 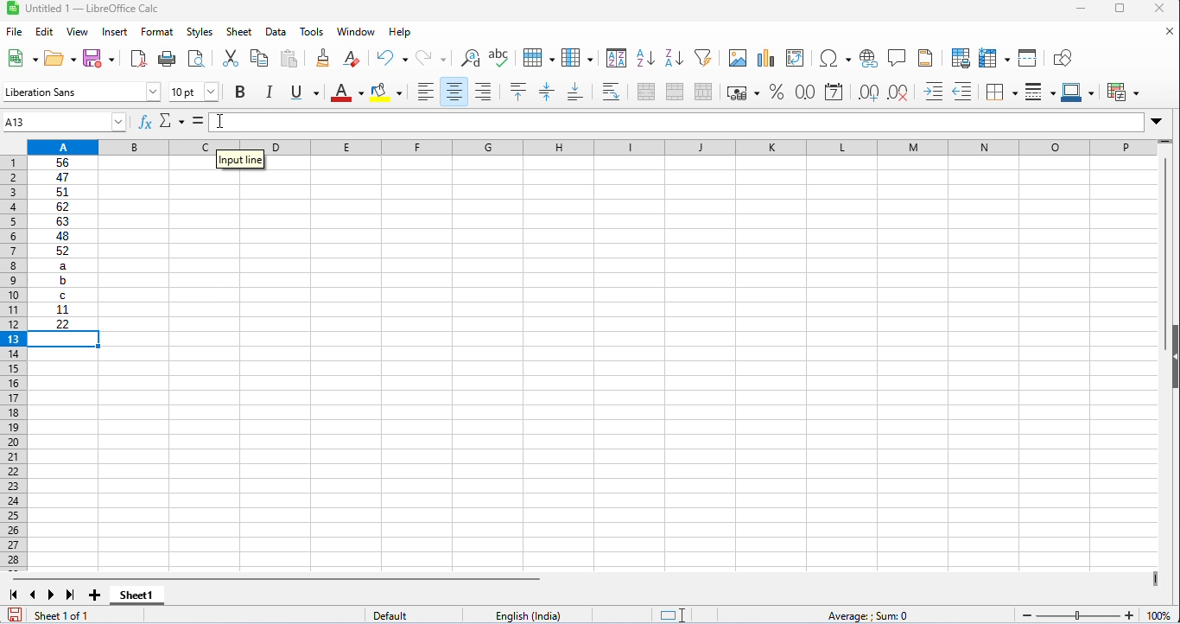 What do you see at coordinates (577, 56) in the screenshot?
I see `column` at bounding box center [577, 56].